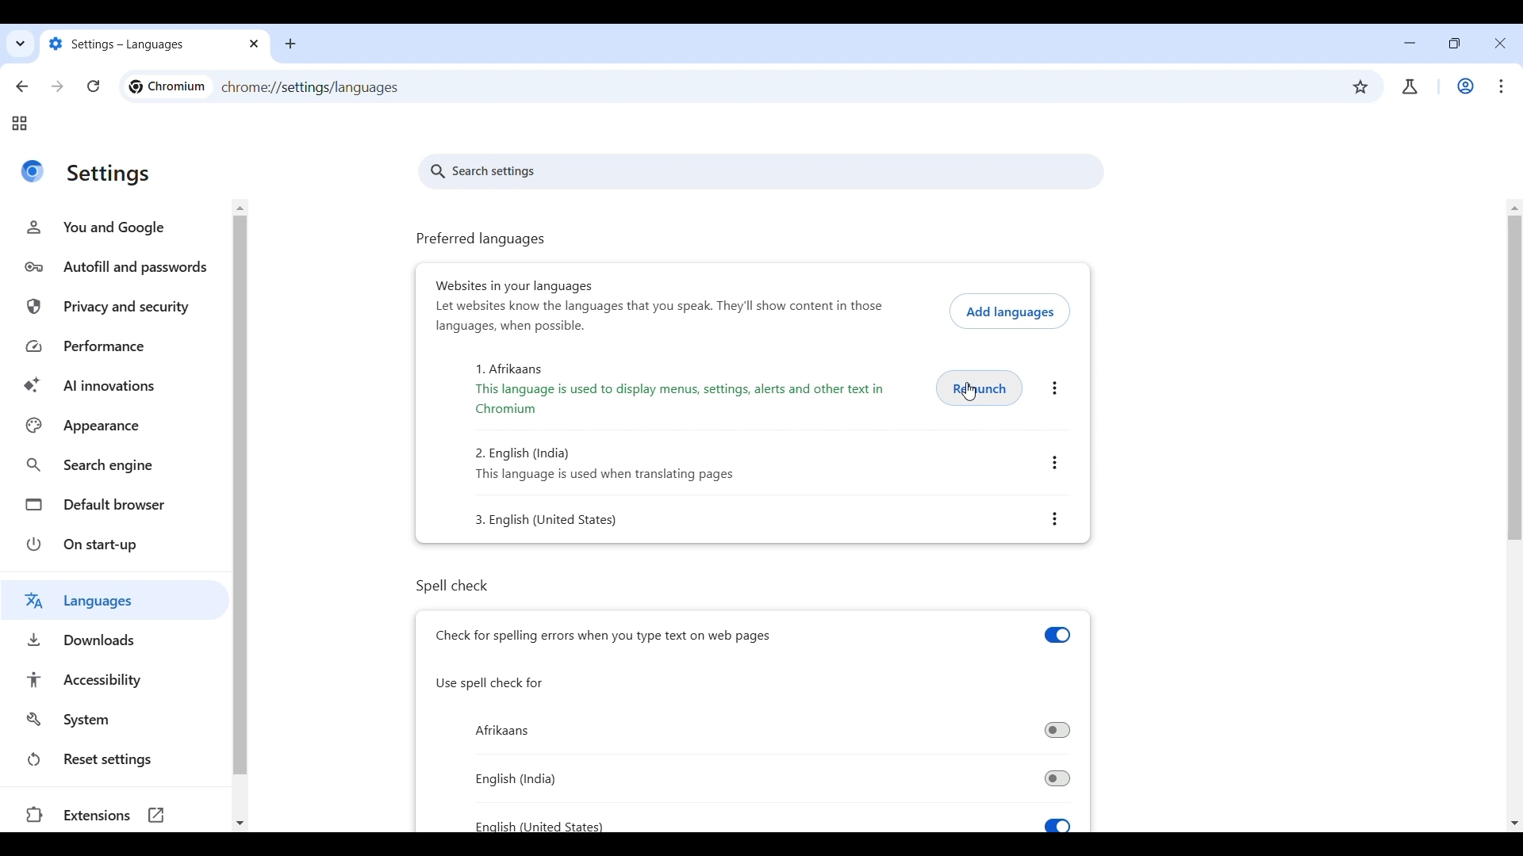 This screenshot has width=1523, height=856. I want to click on Downloads, so click(114, 640).